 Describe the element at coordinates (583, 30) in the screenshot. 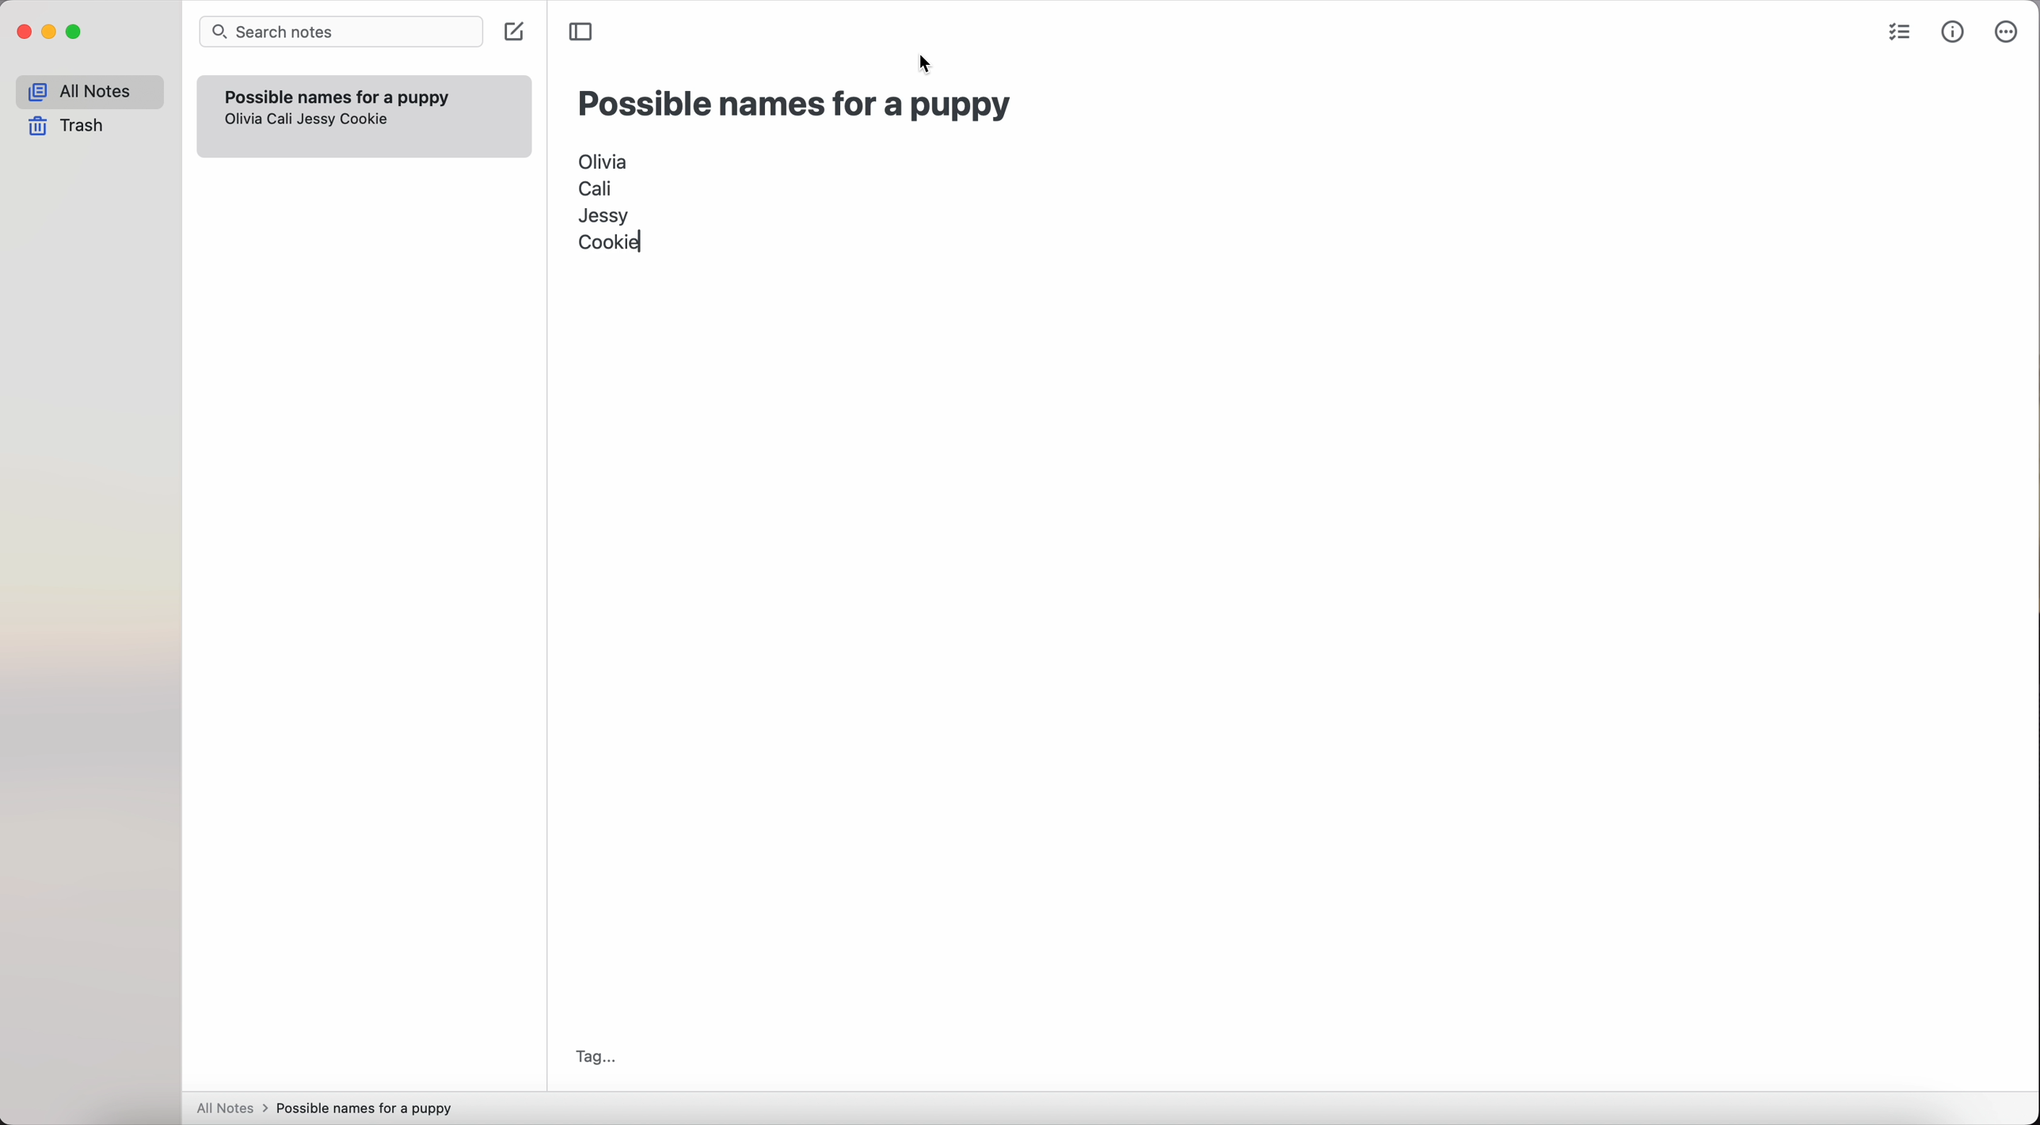

I see `toggle sidebar` at that location.